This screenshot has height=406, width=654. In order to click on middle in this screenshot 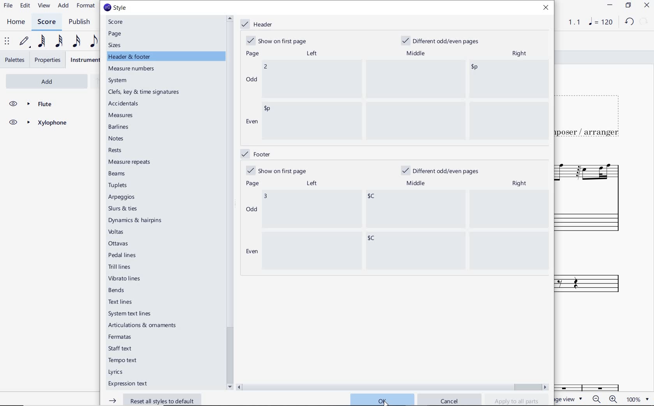, I will do `click(417, 184)`.